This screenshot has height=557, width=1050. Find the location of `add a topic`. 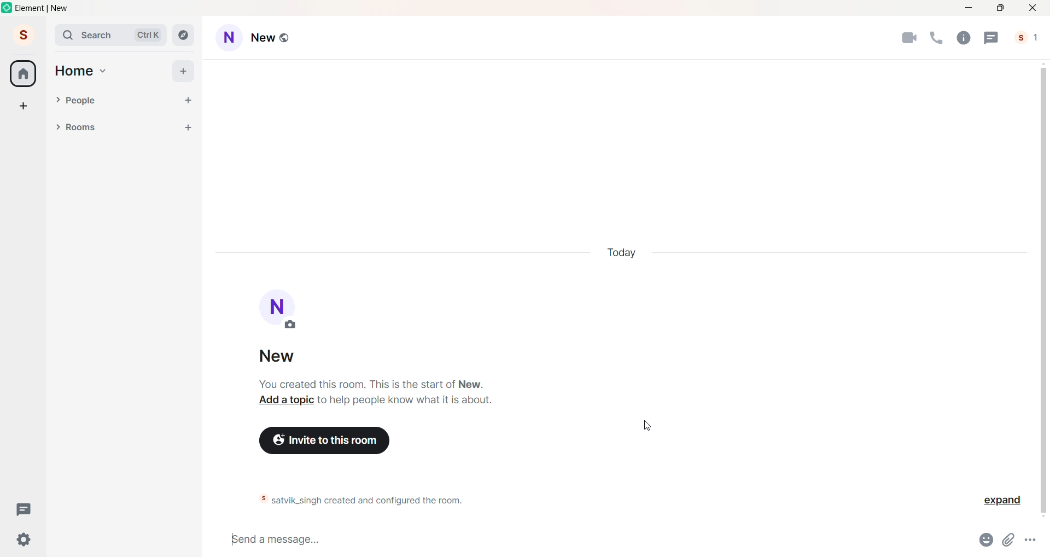

add a topic is located at coordinates (284, 401).